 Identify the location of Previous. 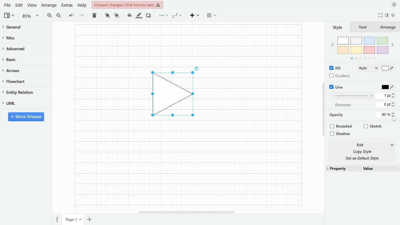
(332, 44).